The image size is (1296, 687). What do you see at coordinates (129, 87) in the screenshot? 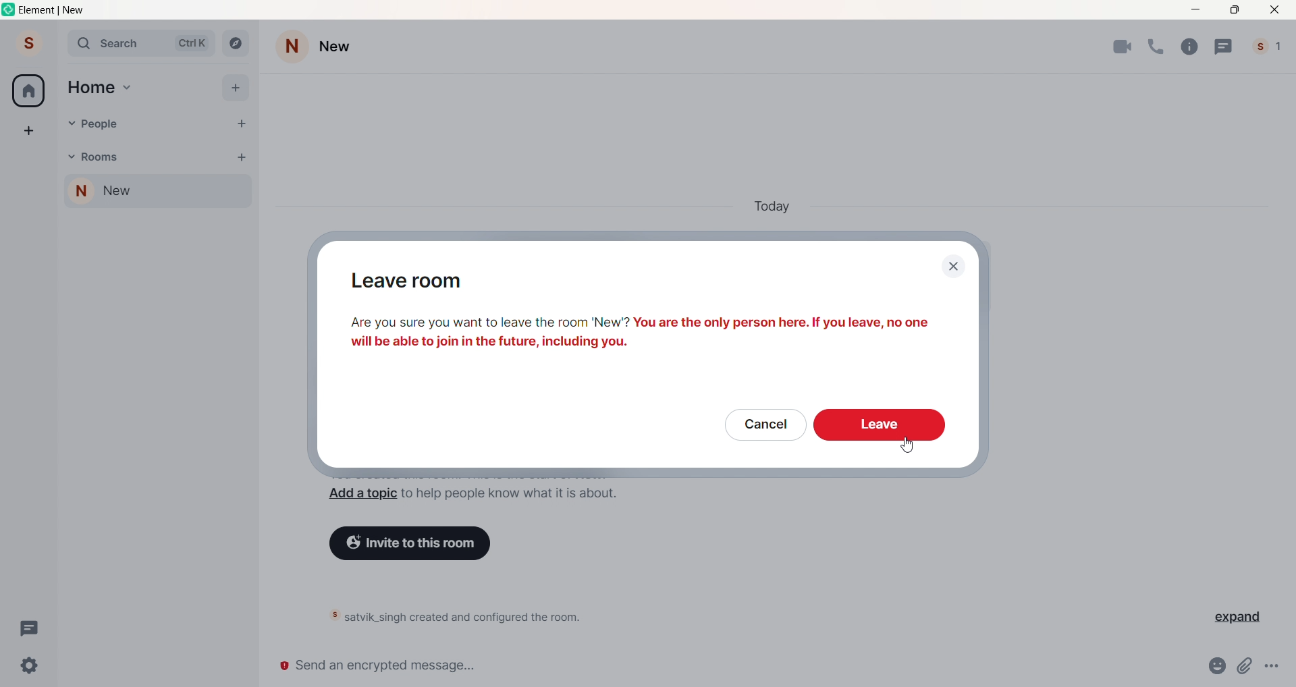
I see `Home Drop Down` at bounding box center [129, 87].